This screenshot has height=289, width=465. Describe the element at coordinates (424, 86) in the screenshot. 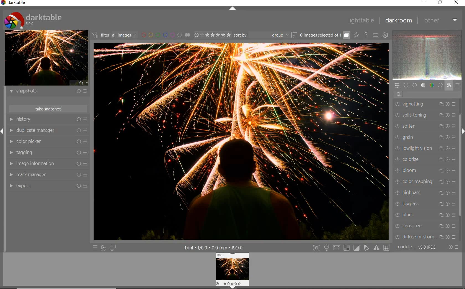

I see `tone` at that location.